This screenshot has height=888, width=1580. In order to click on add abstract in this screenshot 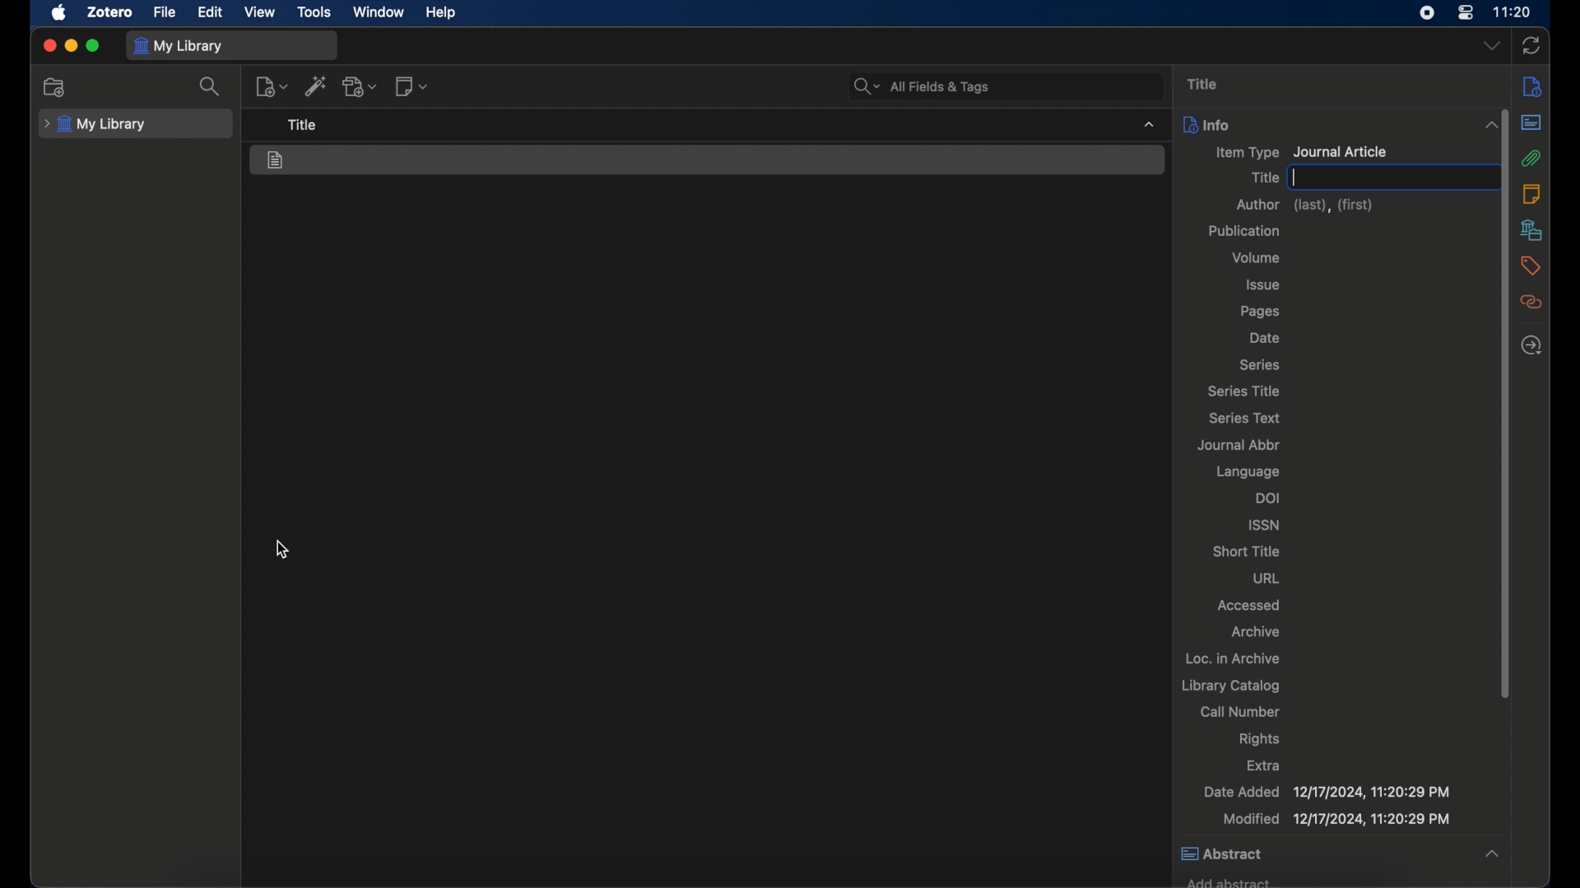, I will do `click(1228, 880)`.